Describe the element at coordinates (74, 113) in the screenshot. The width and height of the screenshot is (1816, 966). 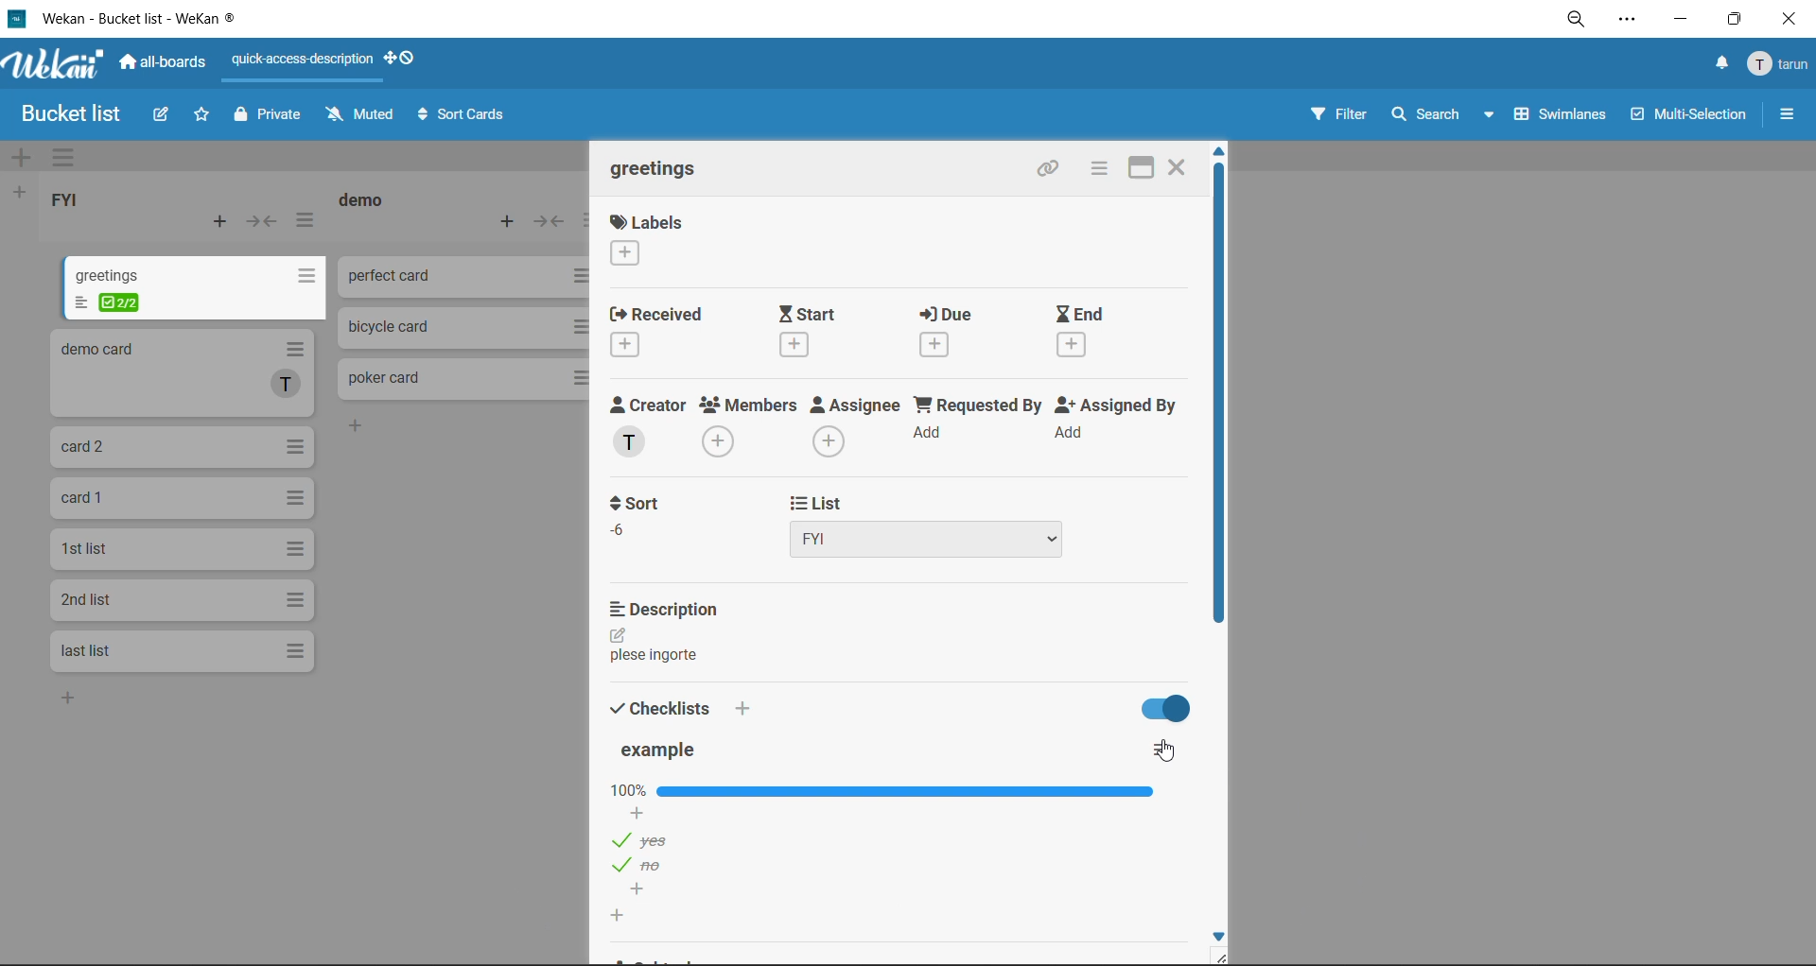
I see `board name` at that location.